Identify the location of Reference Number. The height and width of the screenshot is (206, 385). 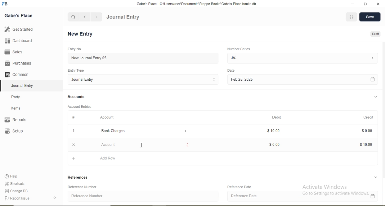
(144, 196).